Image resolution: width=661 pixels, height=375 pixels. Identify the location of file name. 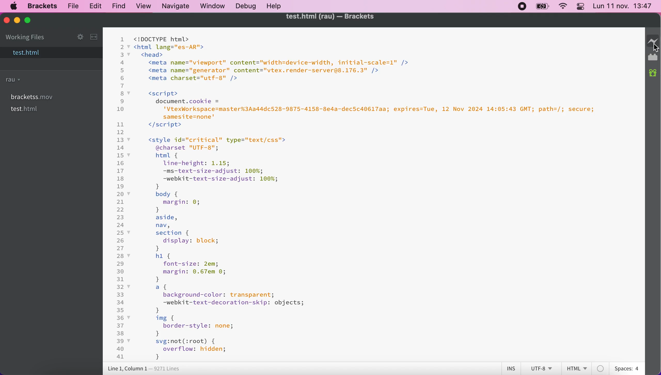
(329, 17).